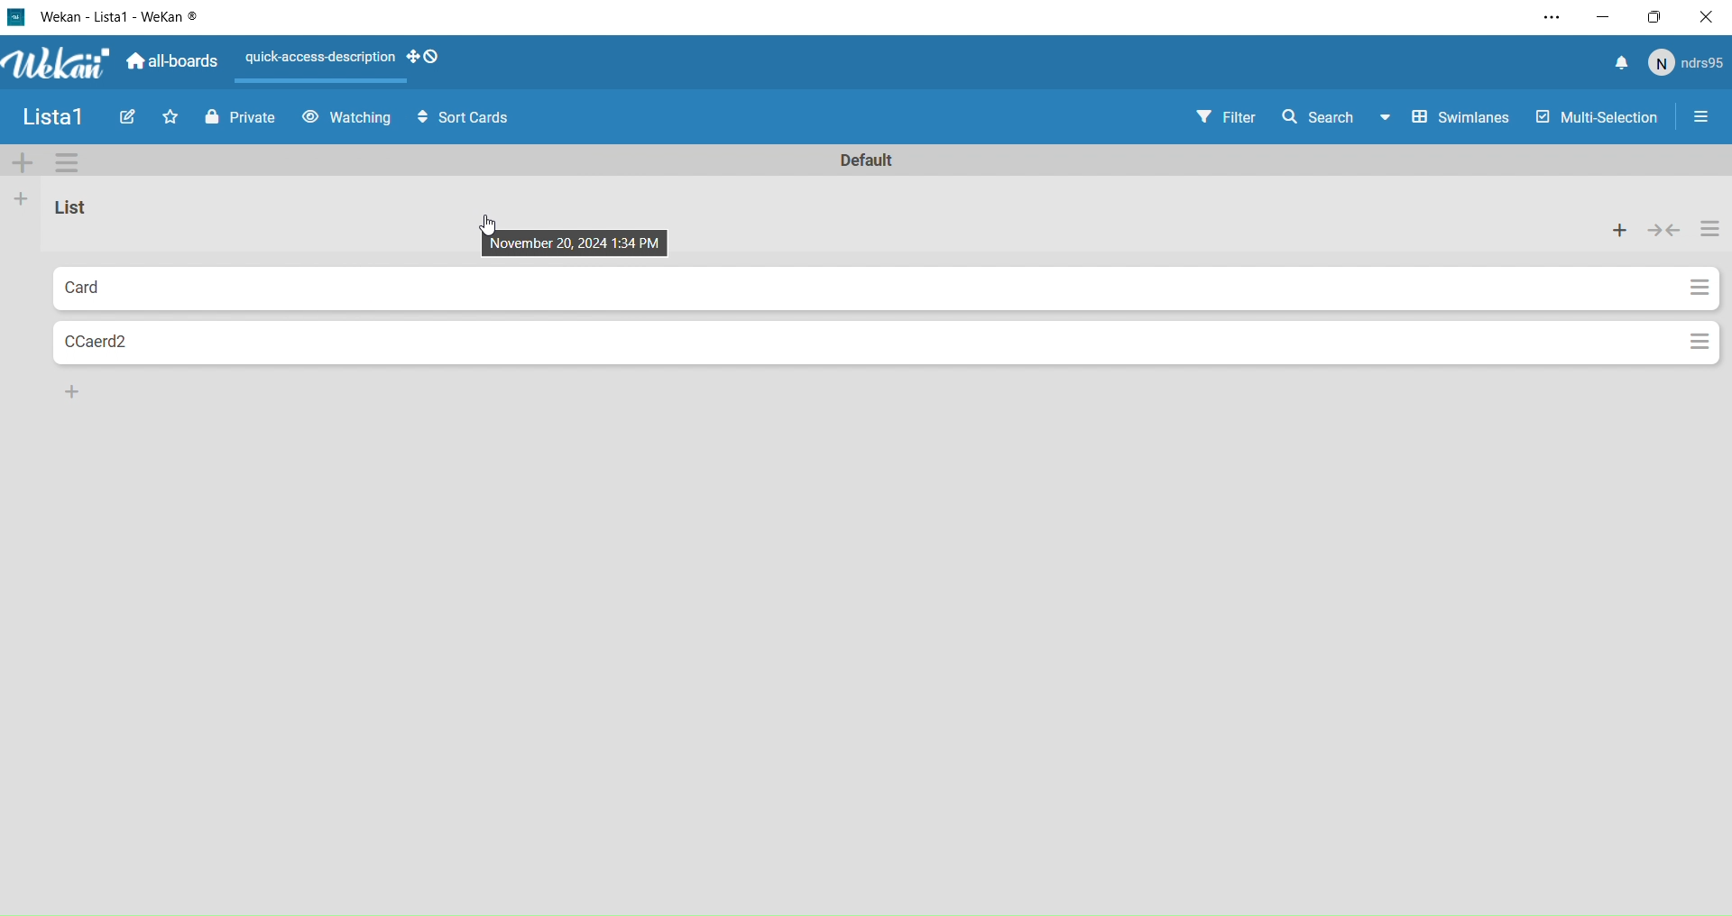 The image size is (1732, 916). What do you see at coordinates (1608, 16) in the screenshot?
I see `Minimize` at bounding box center [1608, 16].